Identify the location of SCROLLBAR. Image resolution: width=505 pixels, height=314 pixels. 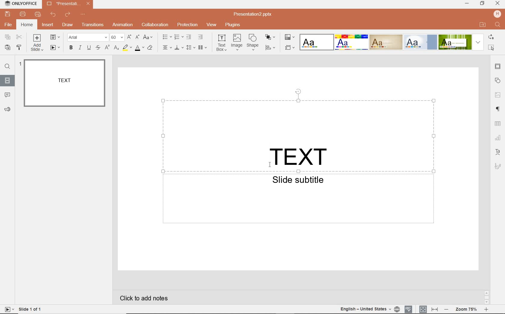
(486, 297).